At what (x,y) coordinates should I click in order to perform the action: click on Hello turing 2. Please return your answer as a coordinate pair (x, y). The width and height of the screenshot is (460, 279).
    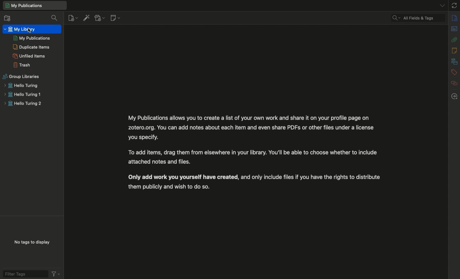
    Looking at the image, I should click on (23, 105).